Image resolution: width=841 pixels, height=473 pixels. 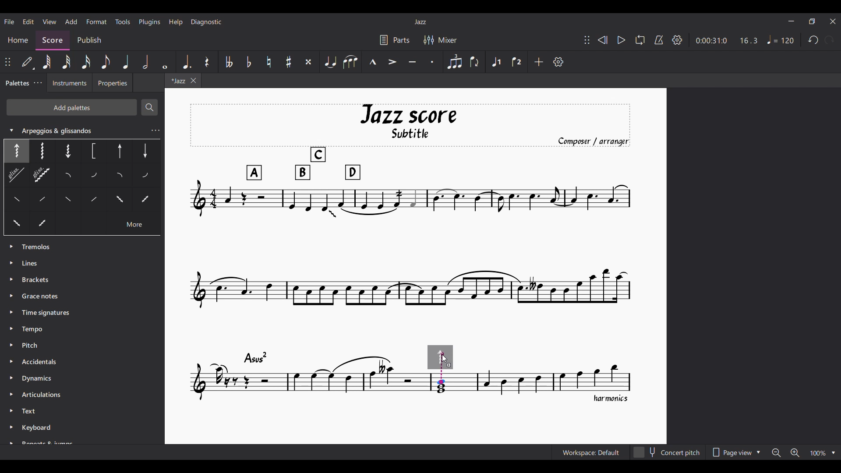 I want to click on , so click(x=147, y=201).